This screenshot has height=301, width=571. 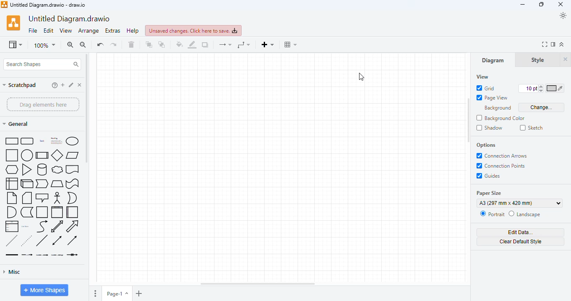 I want to click on vertical scroll bar, so click(x=87, y=108).